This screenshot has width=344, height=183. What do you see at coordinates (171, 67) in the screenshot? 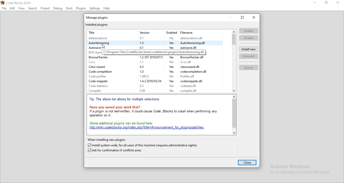
I see `yes` at bounding box center [171, 67].